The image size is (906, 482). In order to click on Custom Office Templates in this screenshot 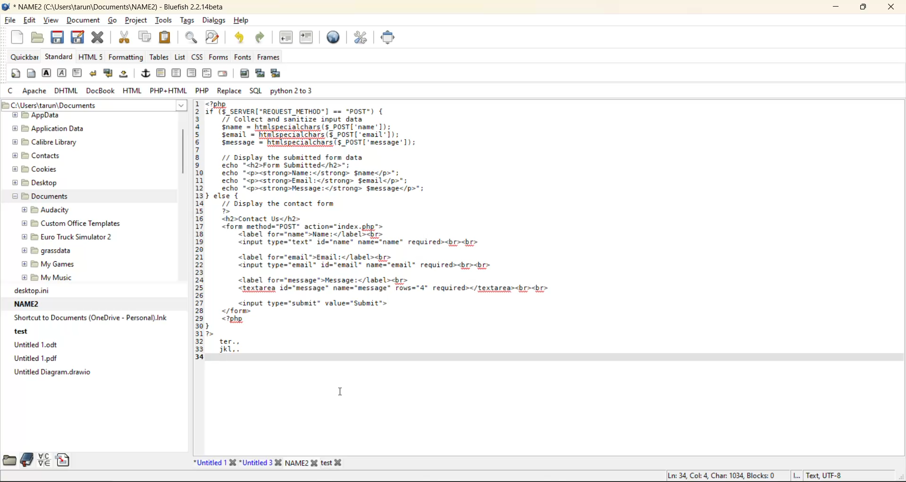, I will do `click(68, 224)`.